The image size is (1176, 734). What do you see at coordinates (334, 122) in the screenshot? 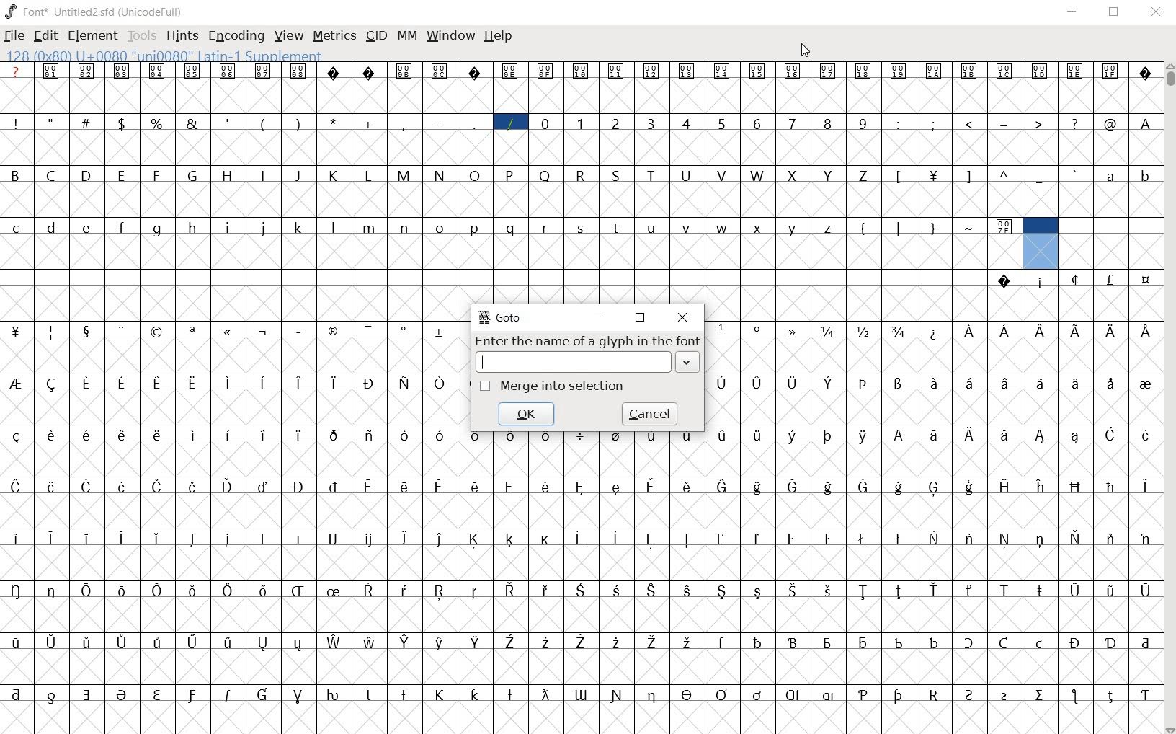
I see `*` at bounding box center [334, 122].